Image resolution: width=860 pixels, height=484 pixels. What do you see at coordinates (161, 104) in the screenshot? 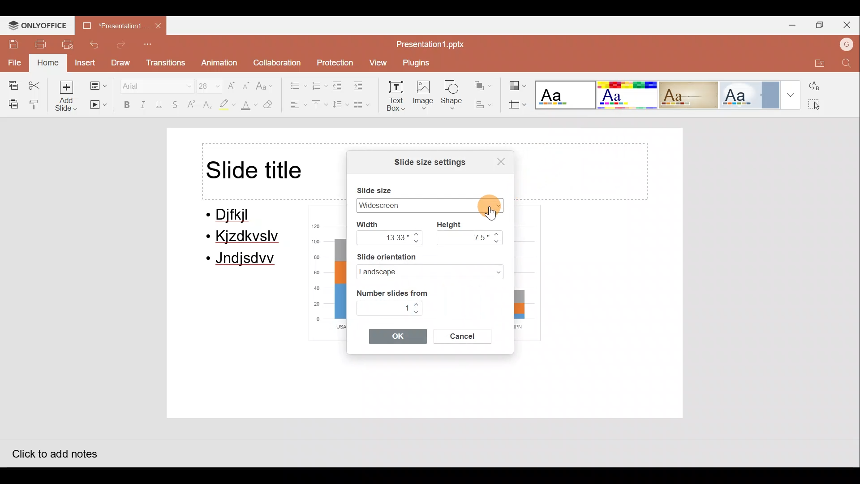
I see `Underline` at bounding box center [161, 104].